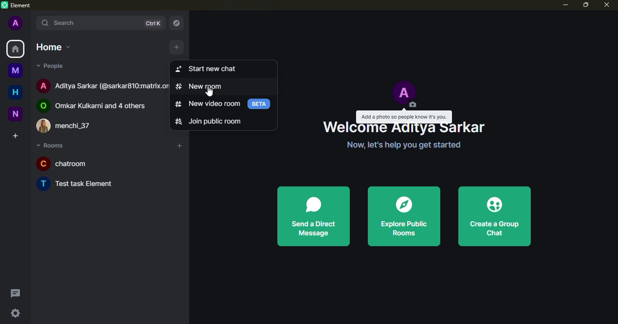 The image size is (618, 324). What do you see at coordinates (93, 106) in the screenshot?
I see `Omkar Kulkarni and 4 others` at bounding box center [93, 106].